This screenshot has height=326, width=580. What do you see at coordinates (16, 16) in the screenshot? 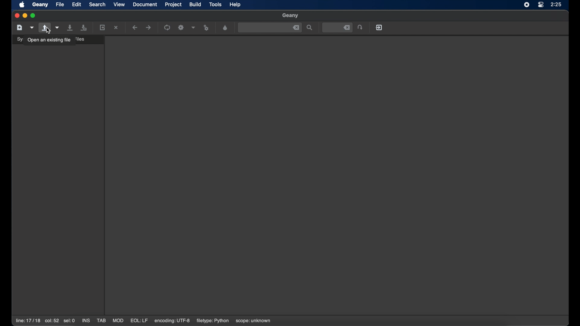
I see `close` at bounding box center [16, 16].